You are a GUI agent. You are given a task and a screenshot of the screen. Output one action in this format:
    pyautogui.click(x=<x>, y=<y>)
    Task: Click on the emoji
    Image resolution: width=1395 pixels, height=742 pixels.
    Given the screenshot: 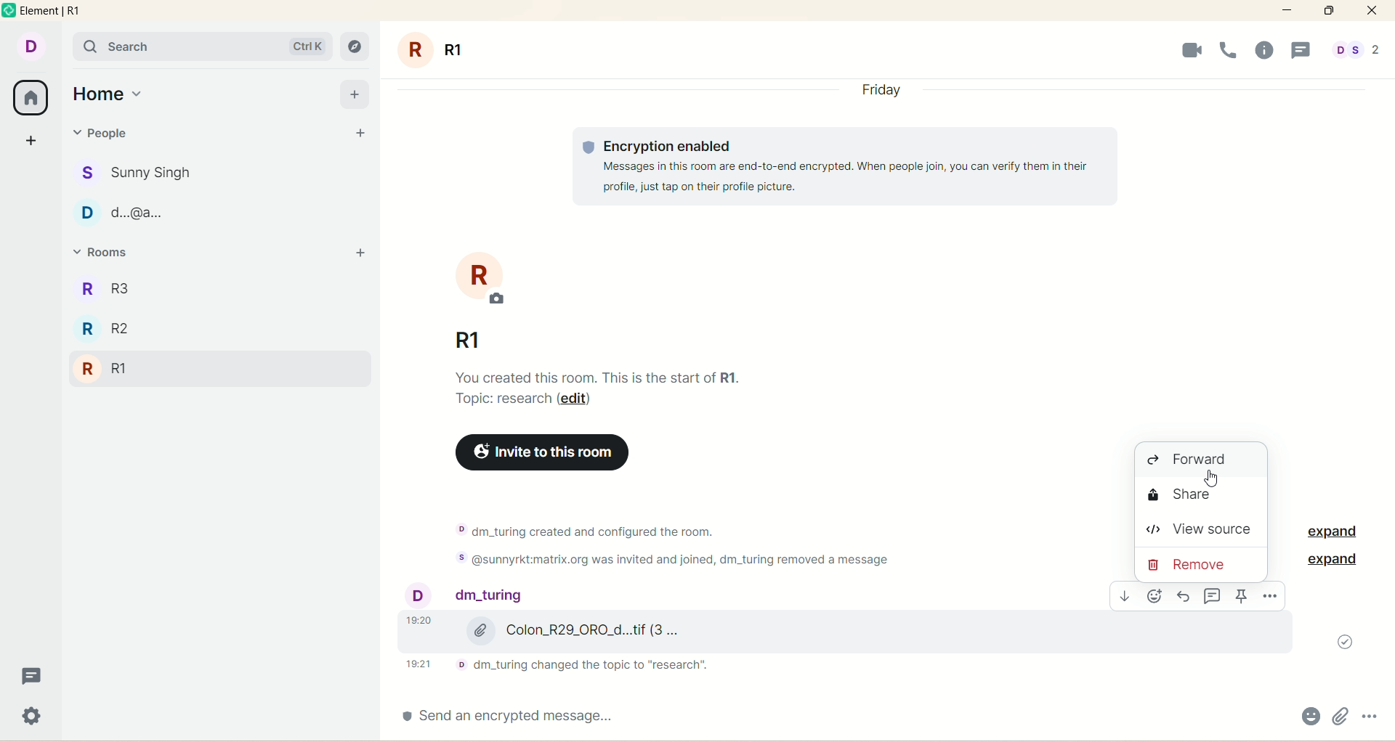 What is the action you would take?
    pyautogui.click(x=1157, y=594)
    